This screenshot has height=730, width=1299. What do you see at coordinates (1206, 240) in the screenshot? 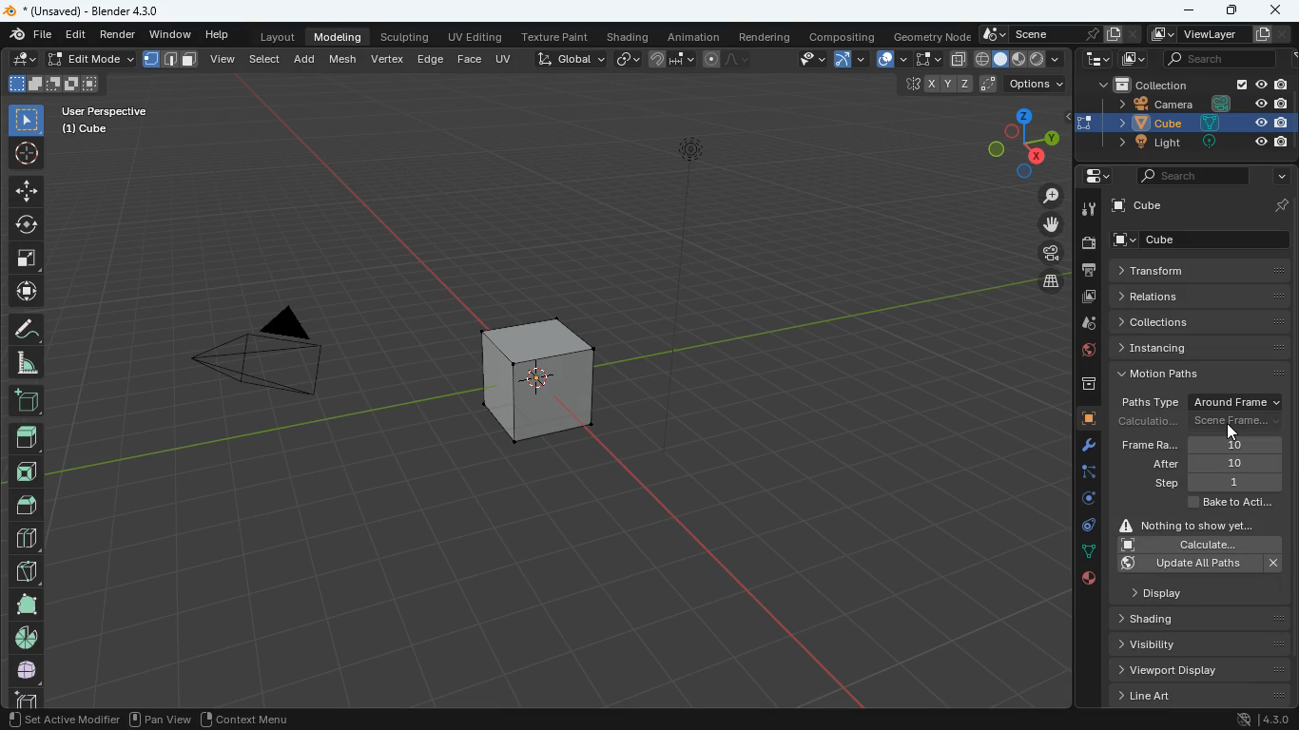
I see `cube` at bounding box center [1206, 240].